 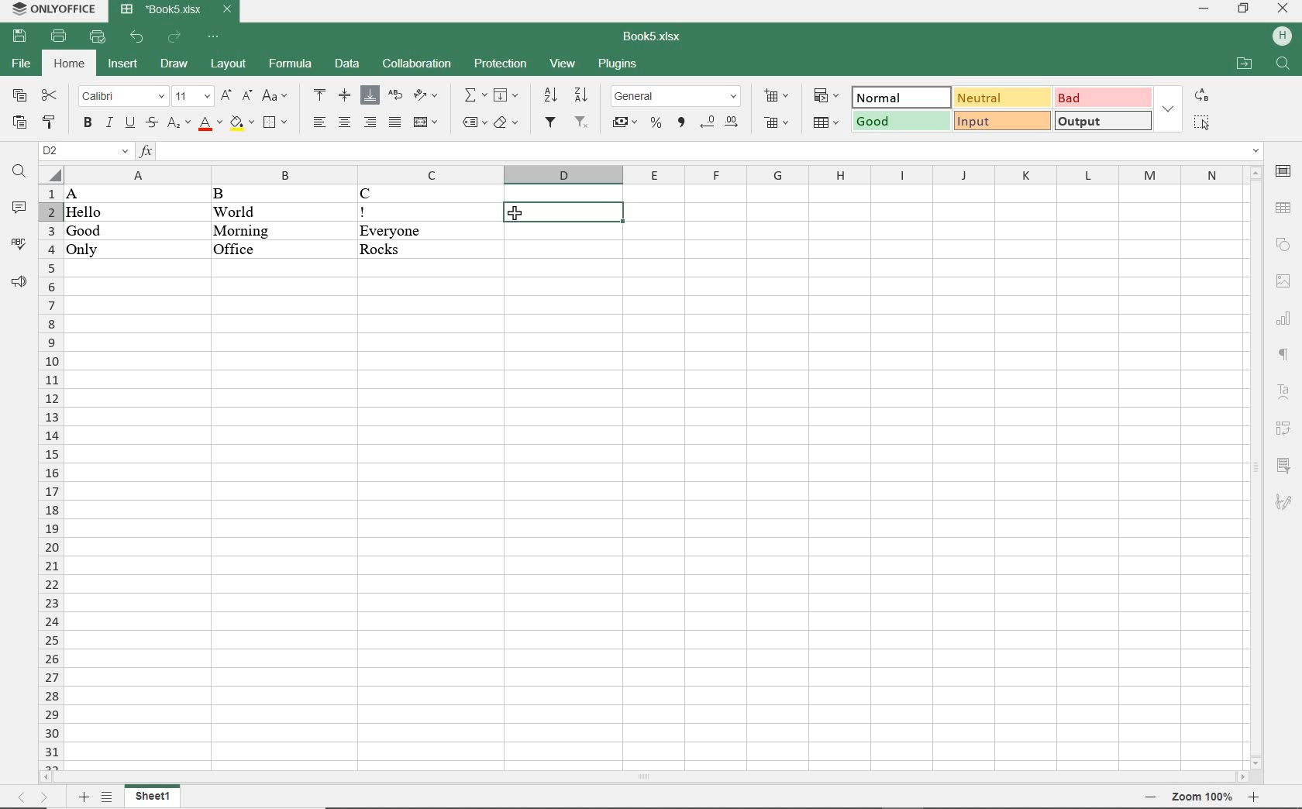 What do you see at coordinates (429, 251) in the screenshot?
I see `Rocks` at bounding box center [429, 251].